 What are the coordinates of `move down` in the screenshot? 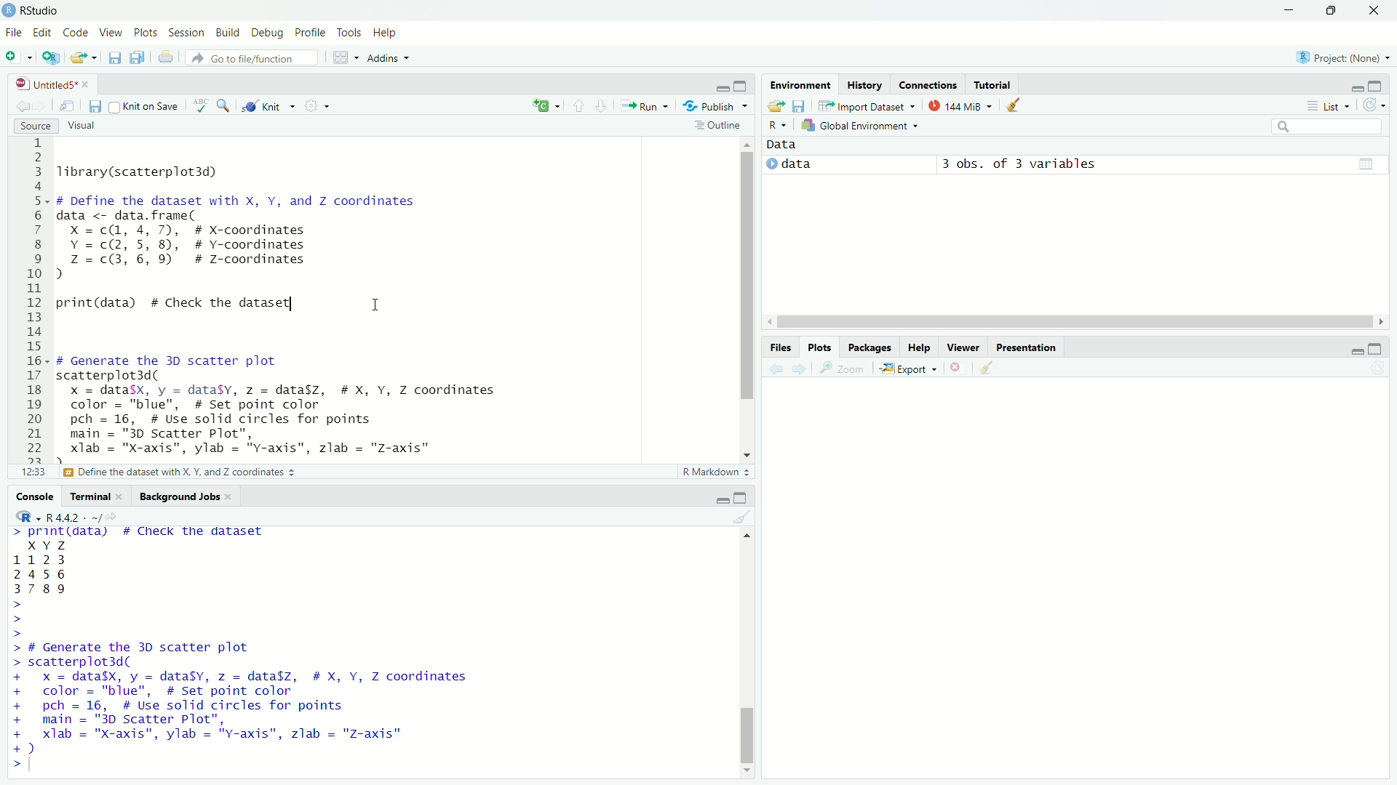 It's located at (749, 453).